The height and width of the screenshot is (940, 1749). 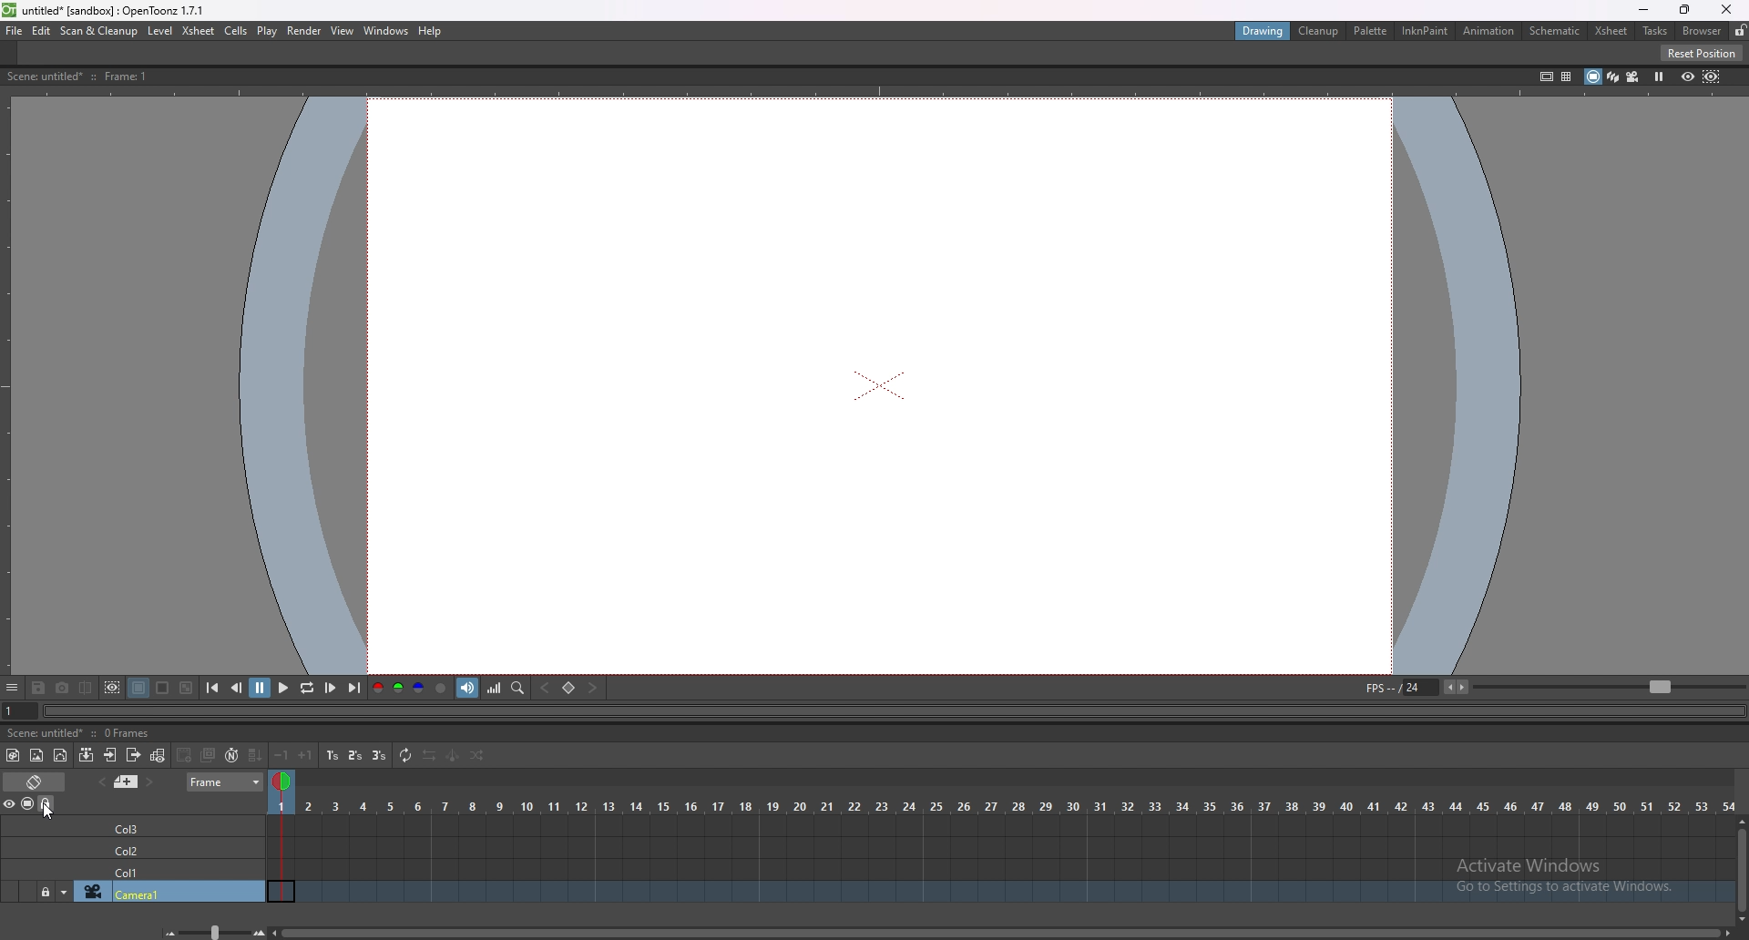 I want to click on lock, so click(x=47, y=804).